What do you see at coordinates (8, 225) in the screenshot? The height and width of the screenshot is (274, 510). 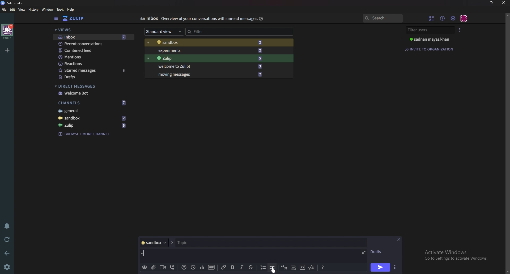 I see `Enable do not disturb` at bounding box center [8, 225].